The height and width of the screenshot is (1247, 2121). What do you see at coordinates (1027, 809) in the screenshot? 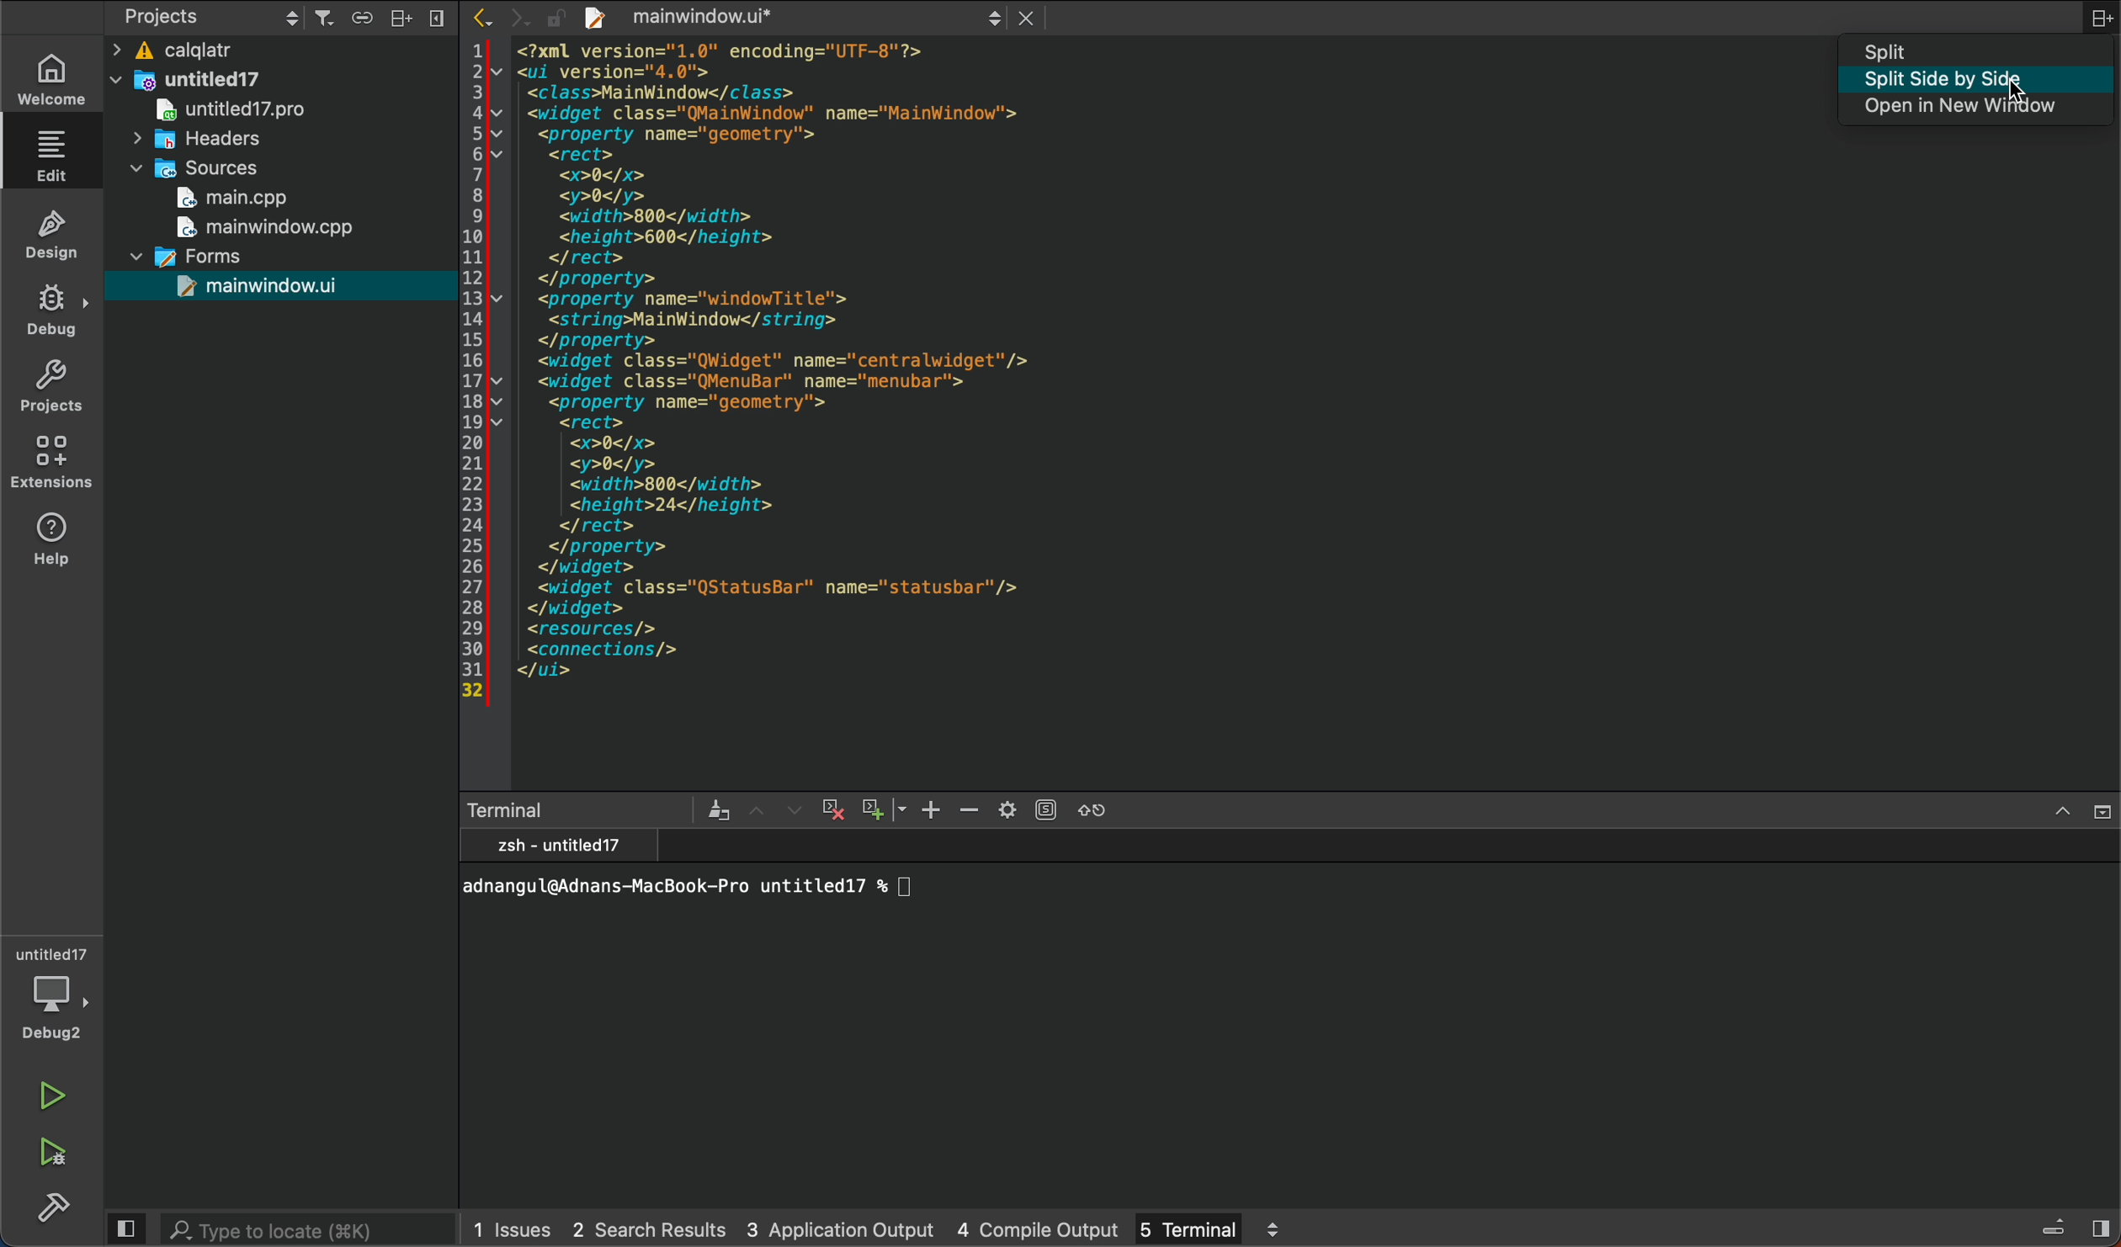
I see `setting` at bounding box center [1027, 809].